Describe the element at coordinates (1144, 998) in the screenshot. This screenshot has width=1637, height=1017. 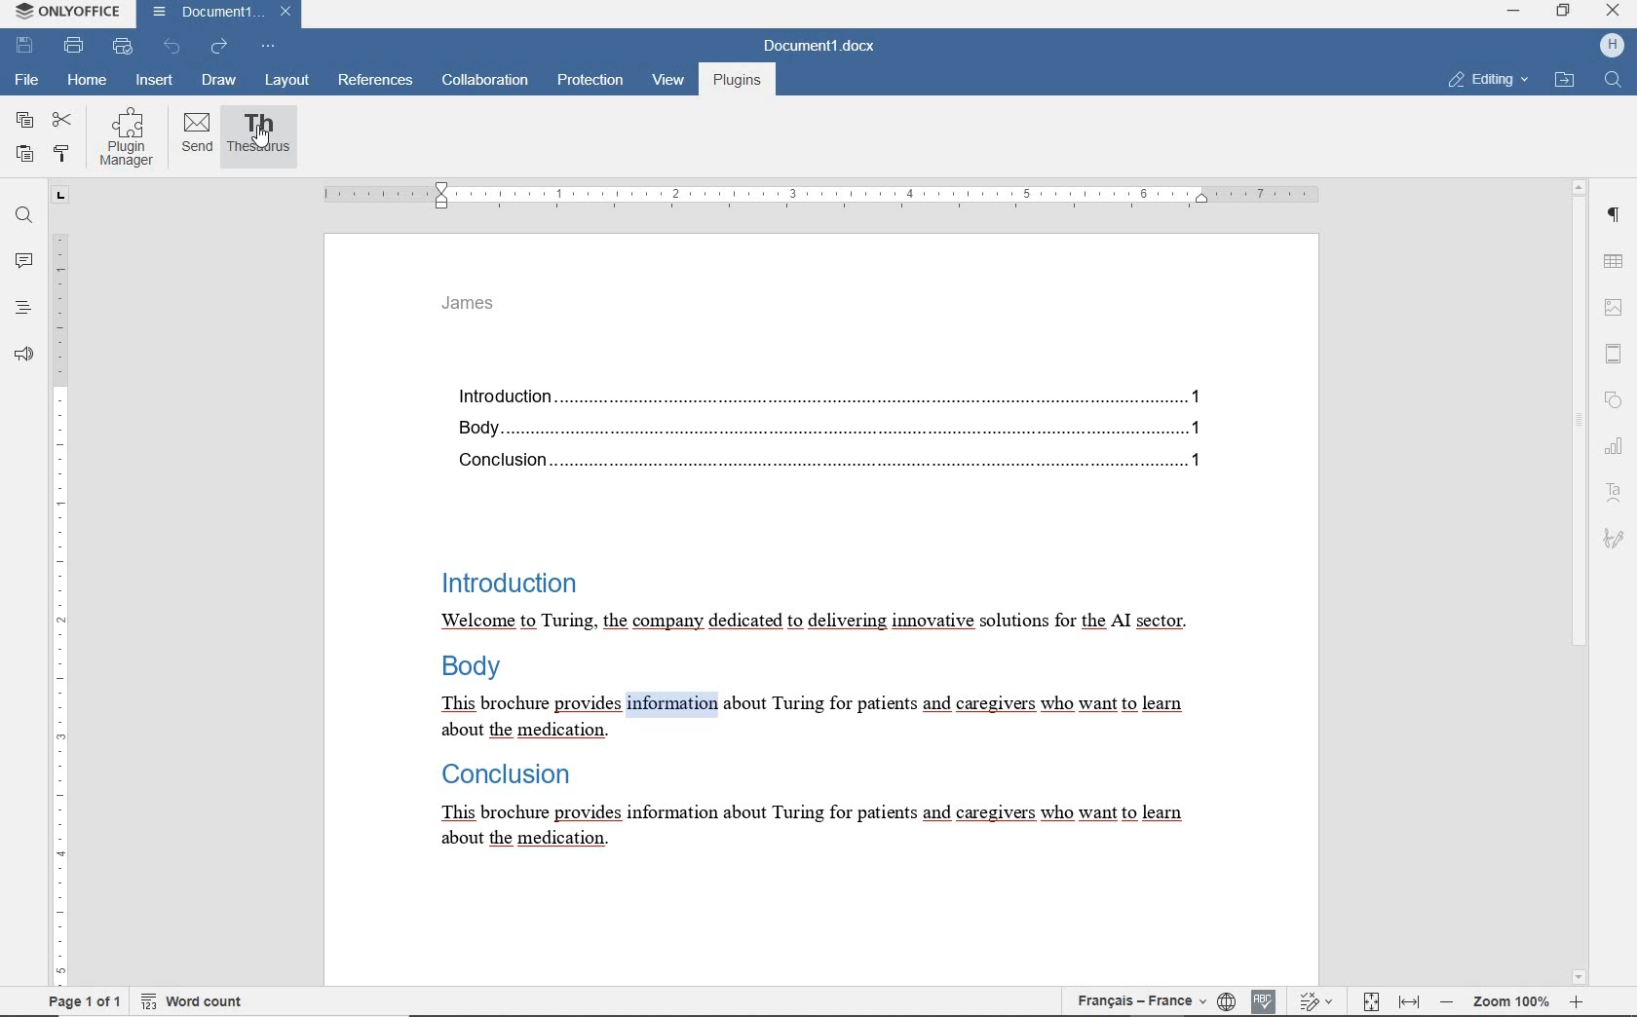
I see `TEXT LANGUAGE` at that location.